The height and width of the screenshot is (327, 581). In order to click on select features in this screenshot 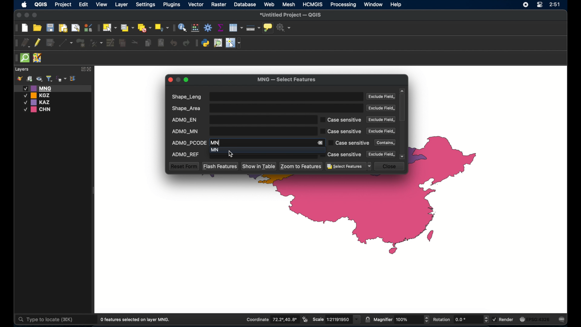, I will do `click(349, 167)`.